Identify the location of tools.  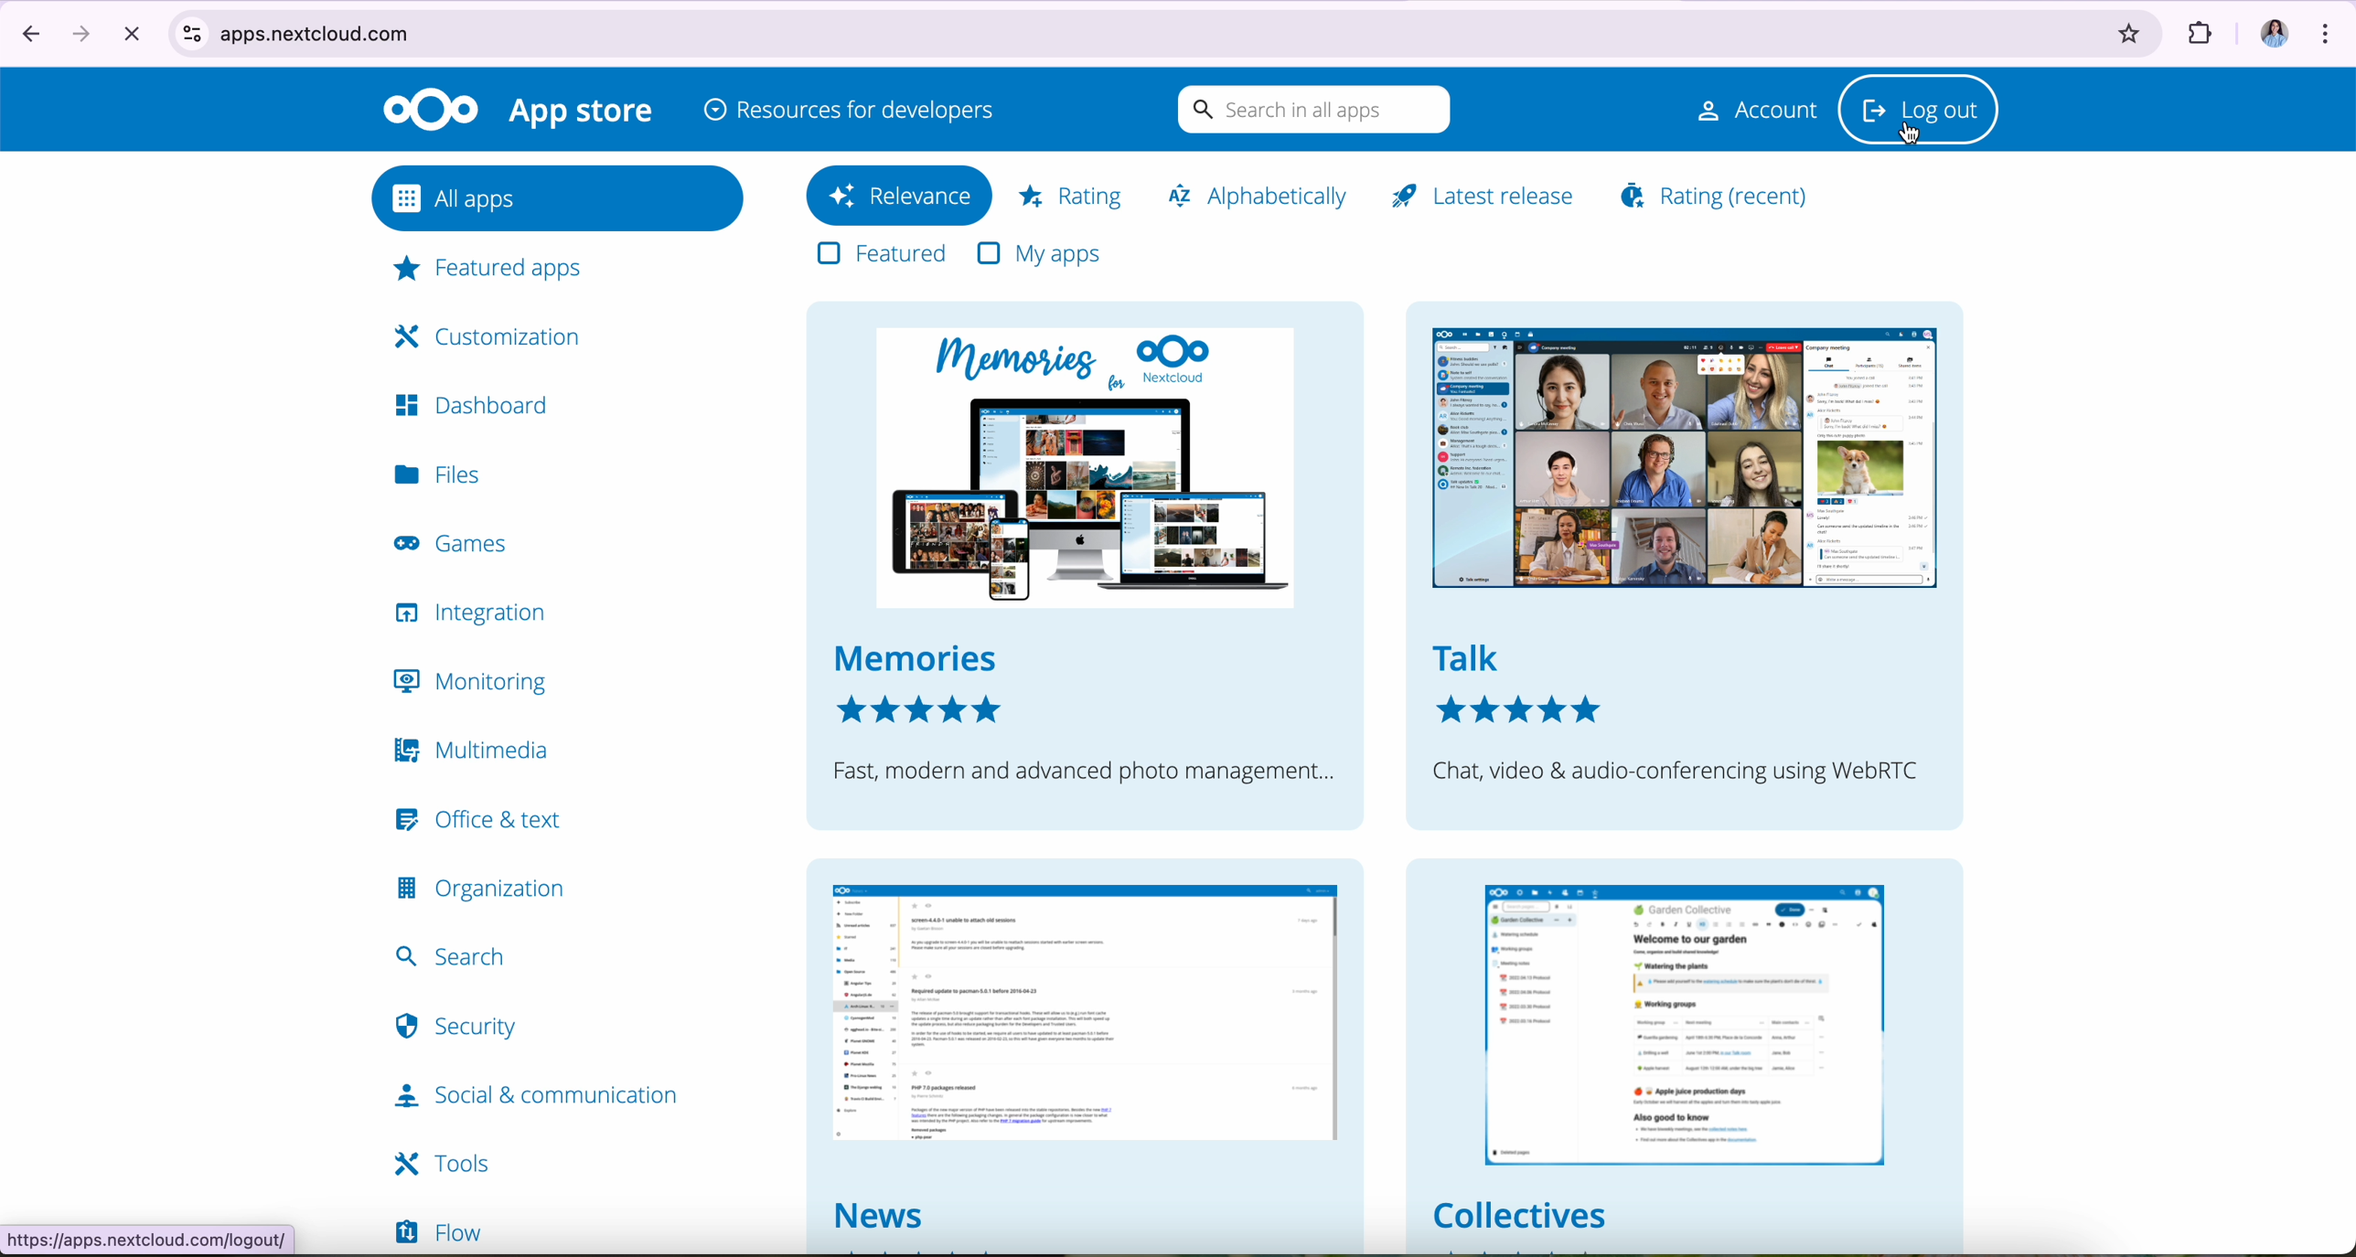
(442, 1164).